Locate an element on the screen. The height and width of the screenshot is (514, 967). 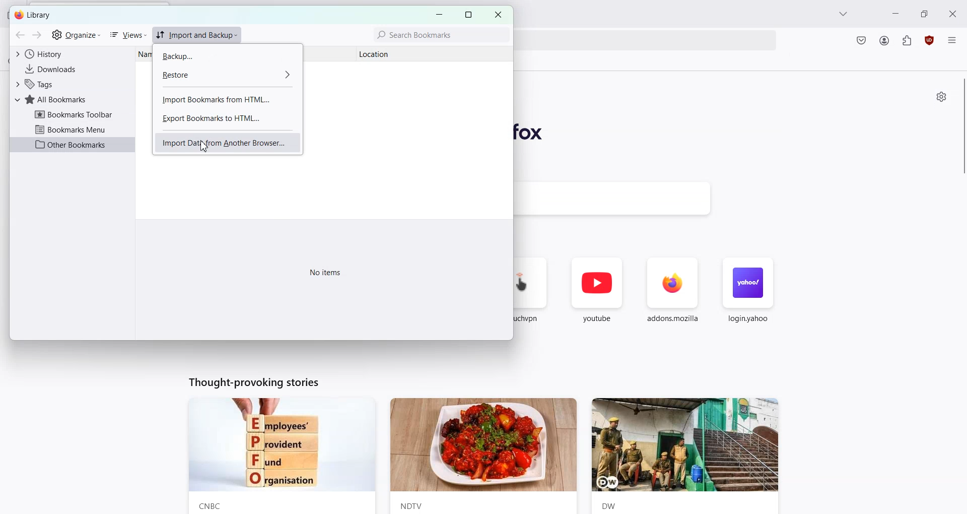
Minimize is located at coordinates (895, 13).